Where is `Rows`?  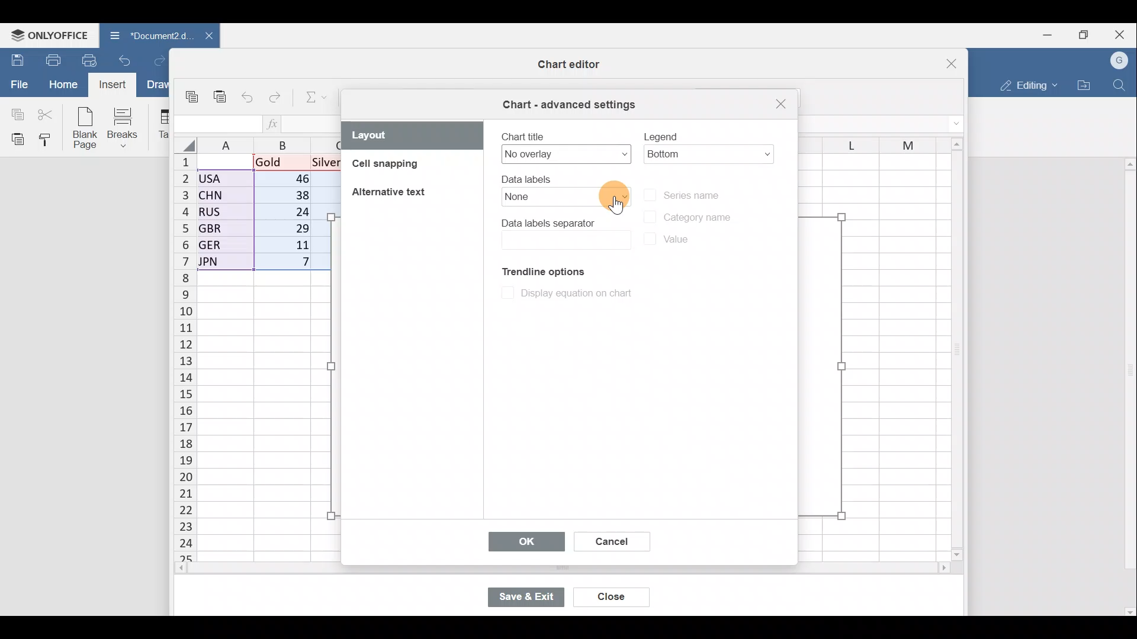
Rows is located at coordinates (185, 350).